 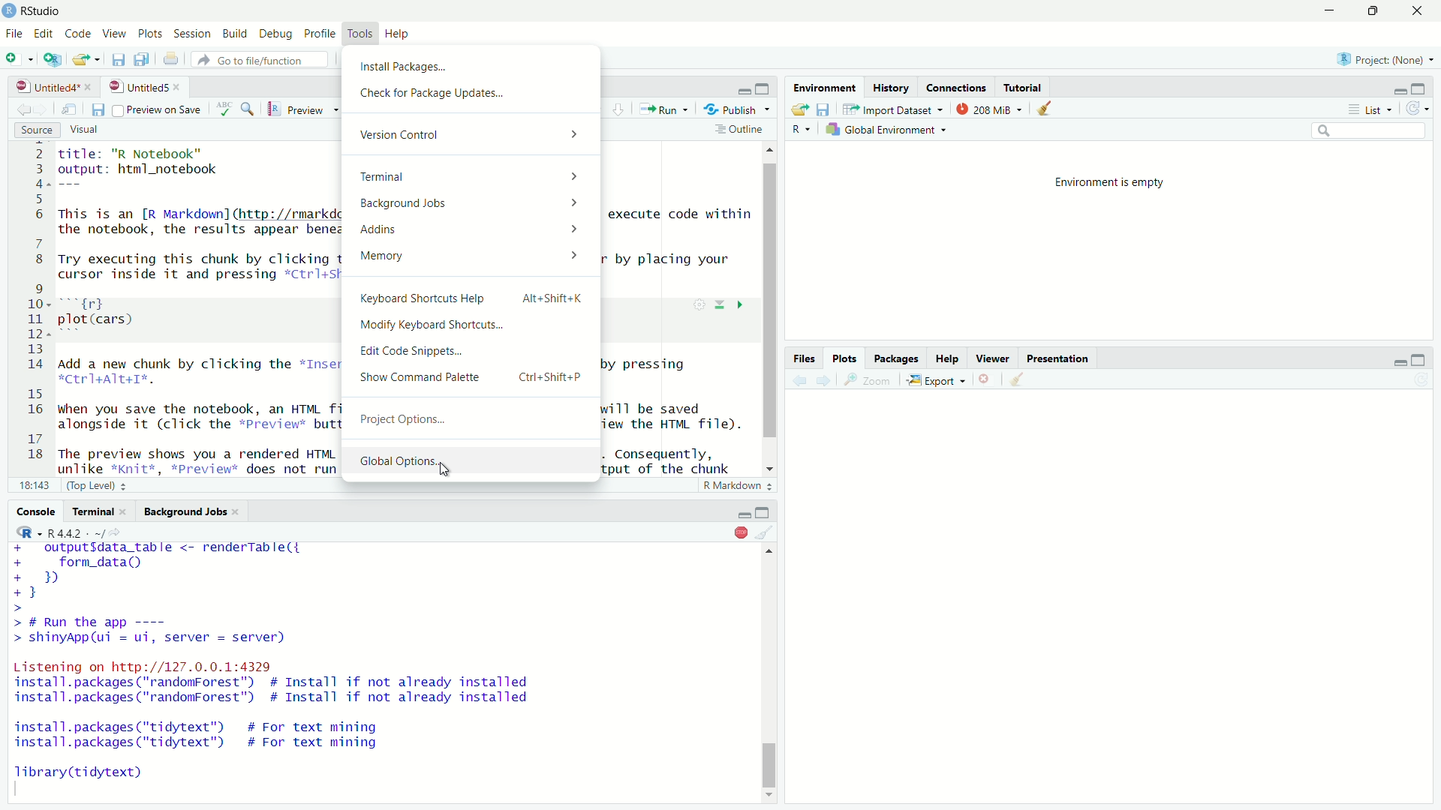 What do you see at coordinates (468, 229) in the screenshot?
I see `Addins` at bounding box center [468, 229].